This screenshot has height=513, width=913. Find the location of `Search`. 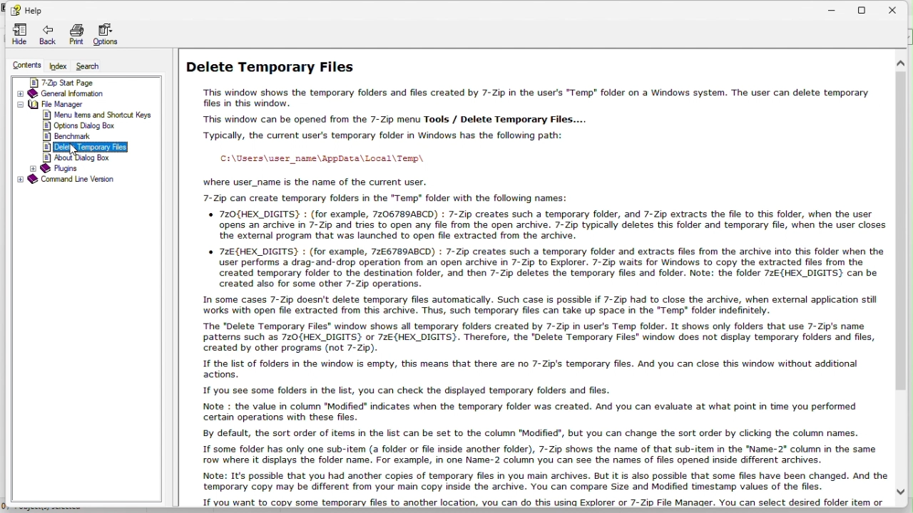

Search is located at coordinates (94, 66).